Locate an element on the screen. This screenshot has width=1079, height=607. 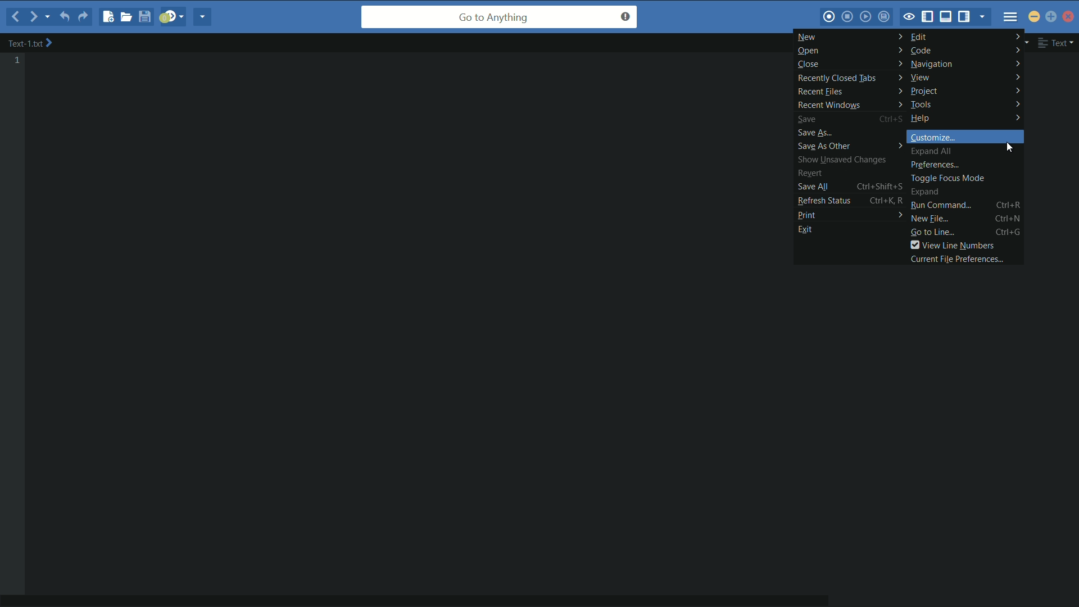
horizontal scroll bar is located at coordinates (419, 596).